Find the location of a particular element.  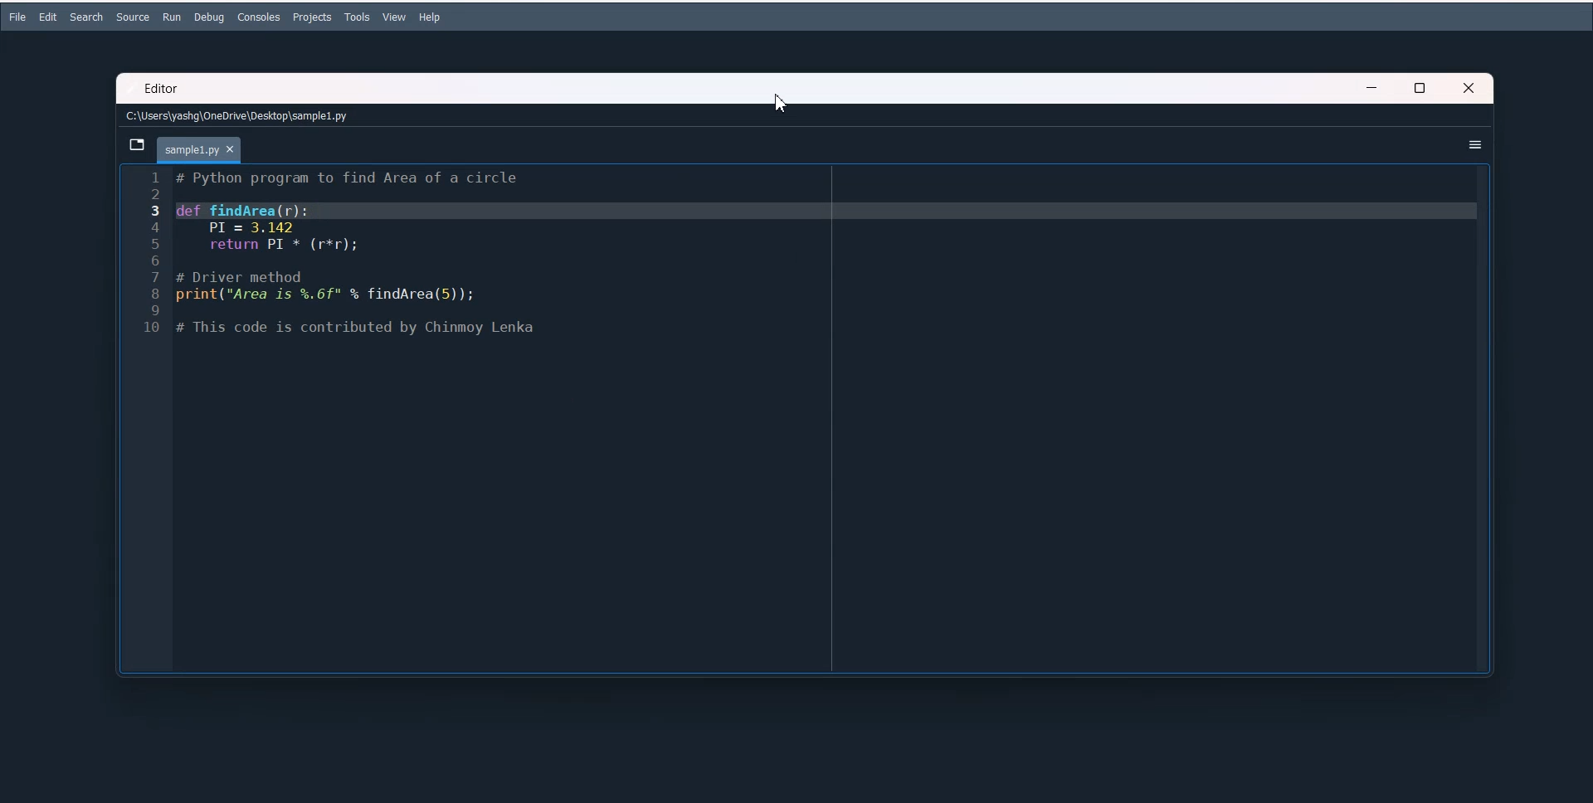

File is located at coordinates (17, 17).